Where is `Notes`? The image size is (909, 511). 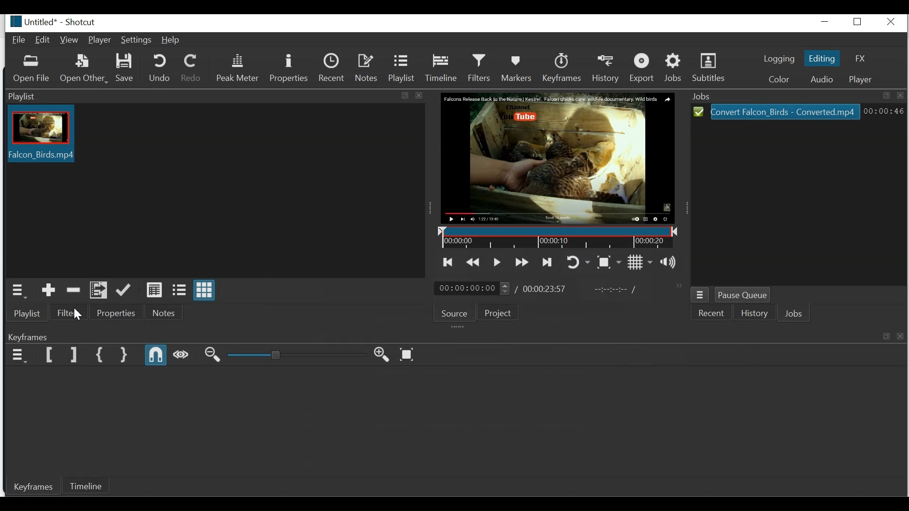 Notes is located at coordinates (366, 68).